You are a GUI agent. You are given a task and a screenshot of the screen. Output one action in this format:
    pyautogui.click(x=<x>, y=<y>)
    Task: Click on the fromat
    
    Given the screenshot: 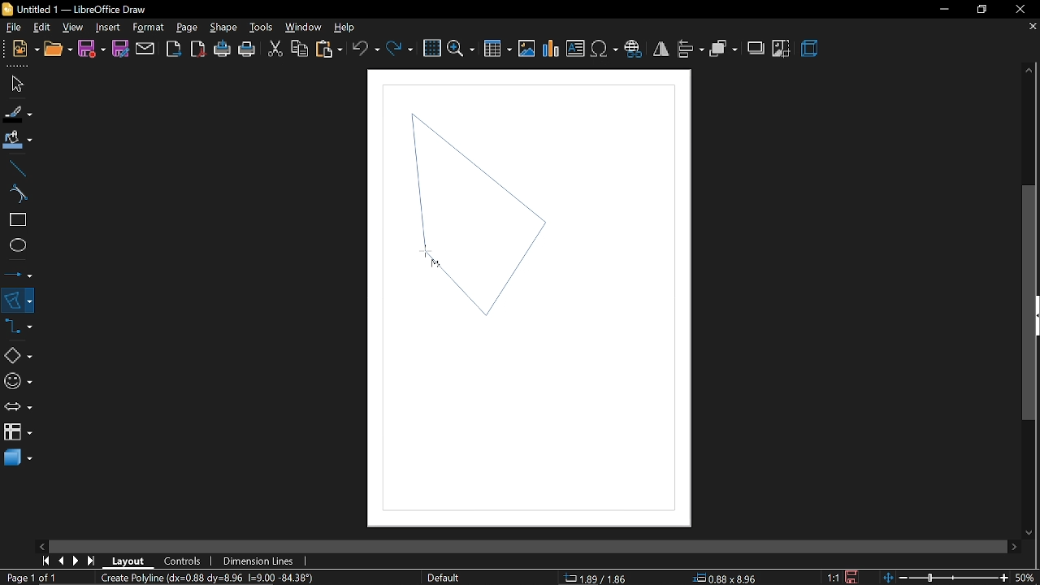 What is the action you would take?
    pyautogui.click(x=148, y=28)
    